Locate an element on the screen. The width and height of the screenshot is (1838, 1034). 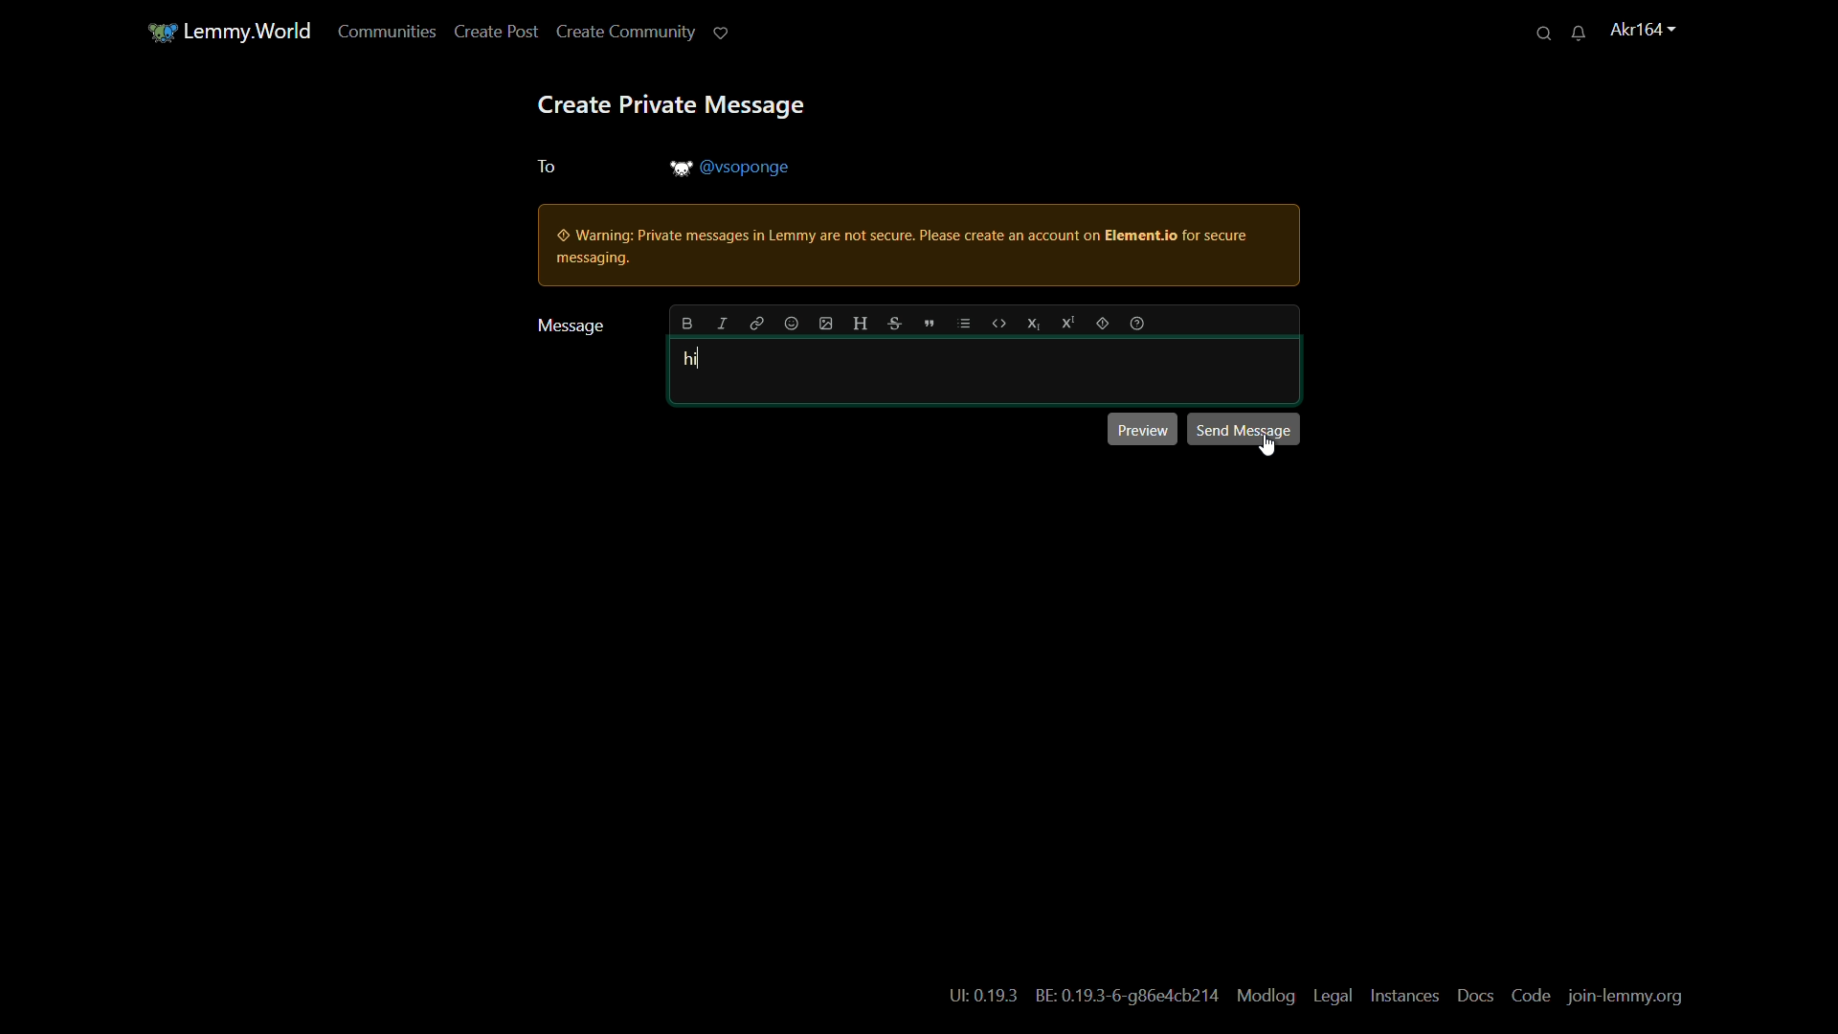
header is located at coordinates (861, 324).